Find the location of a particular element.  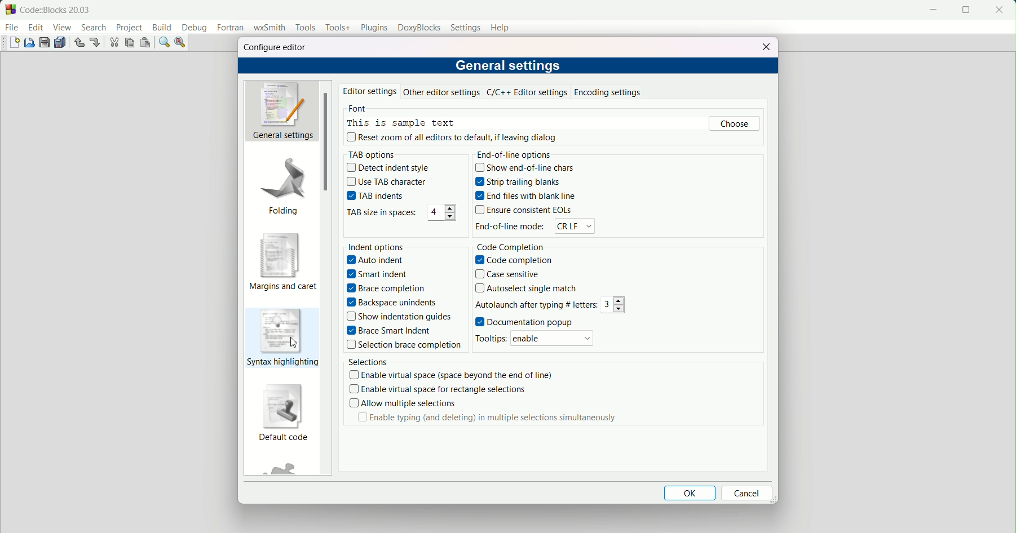

documentation popup is located at coordinates (524, 321).